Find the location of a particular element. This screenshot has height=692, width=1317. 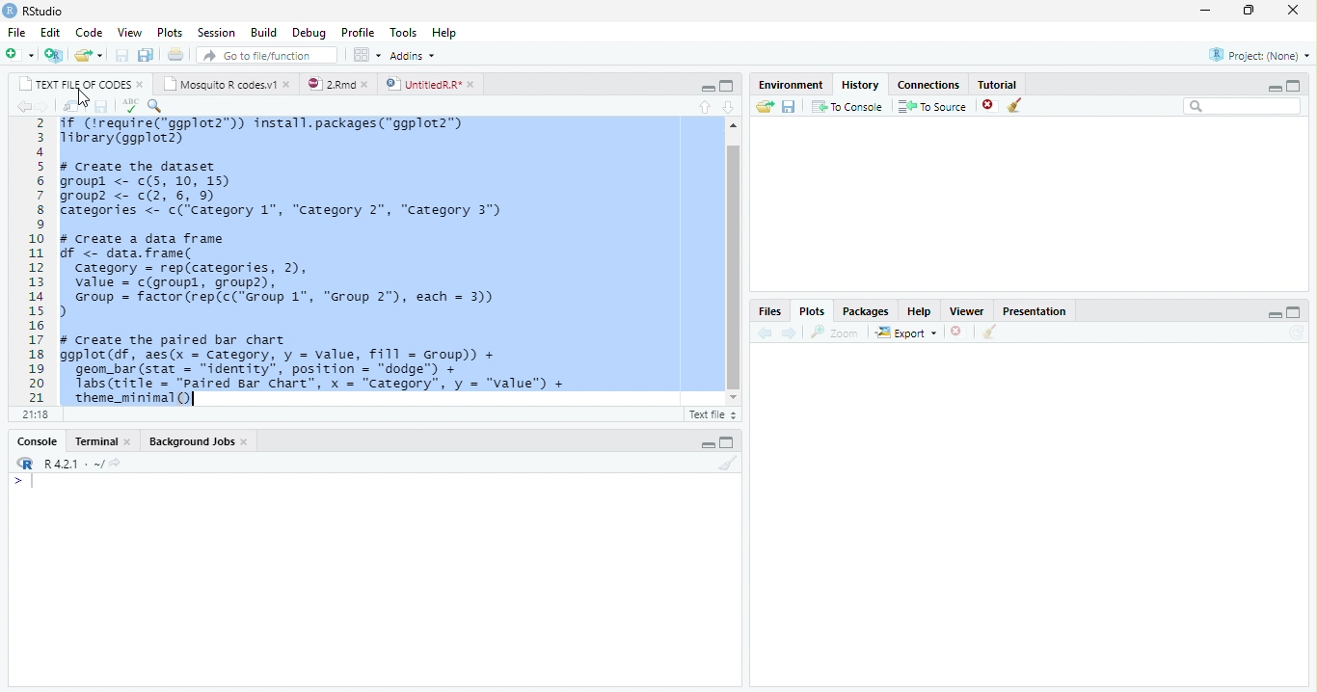

print current file is located at coordinates (178, 55).